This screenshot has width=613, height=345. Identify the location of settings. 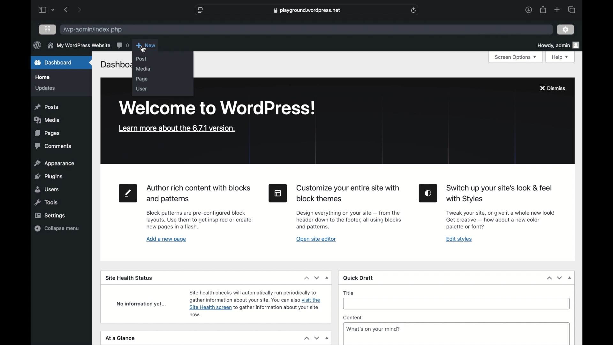
(50, 216).